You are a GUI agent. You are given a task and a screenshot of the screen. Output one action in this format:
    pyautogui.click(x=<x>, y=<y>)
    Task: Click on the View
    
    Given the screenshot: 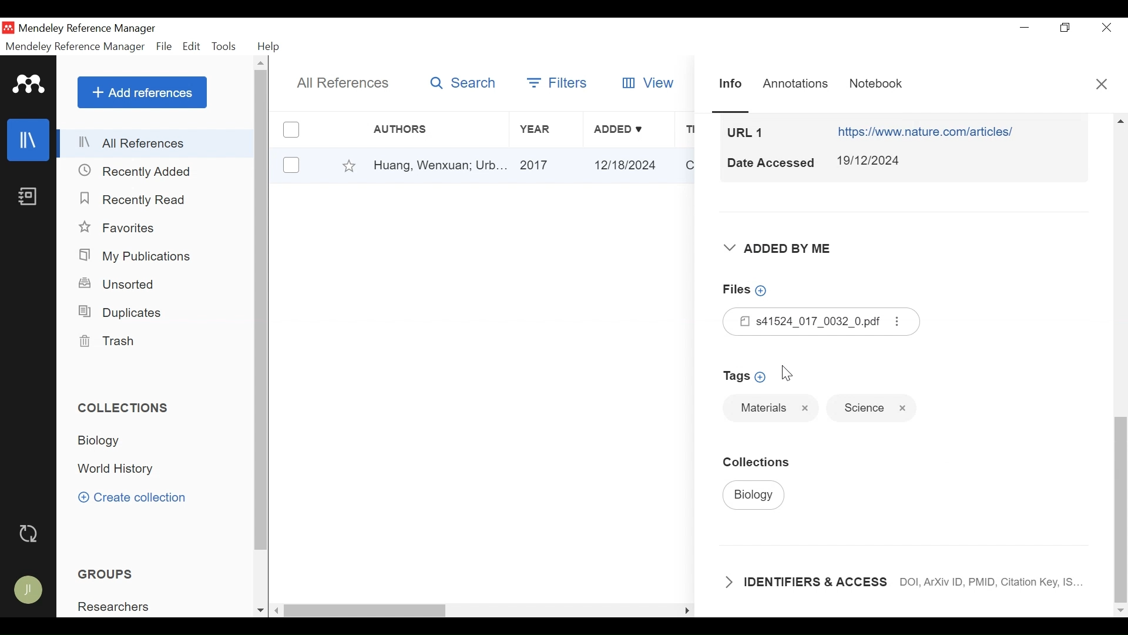 What is the action you would take?
    pyautogui.click(x=650, y=82)
    